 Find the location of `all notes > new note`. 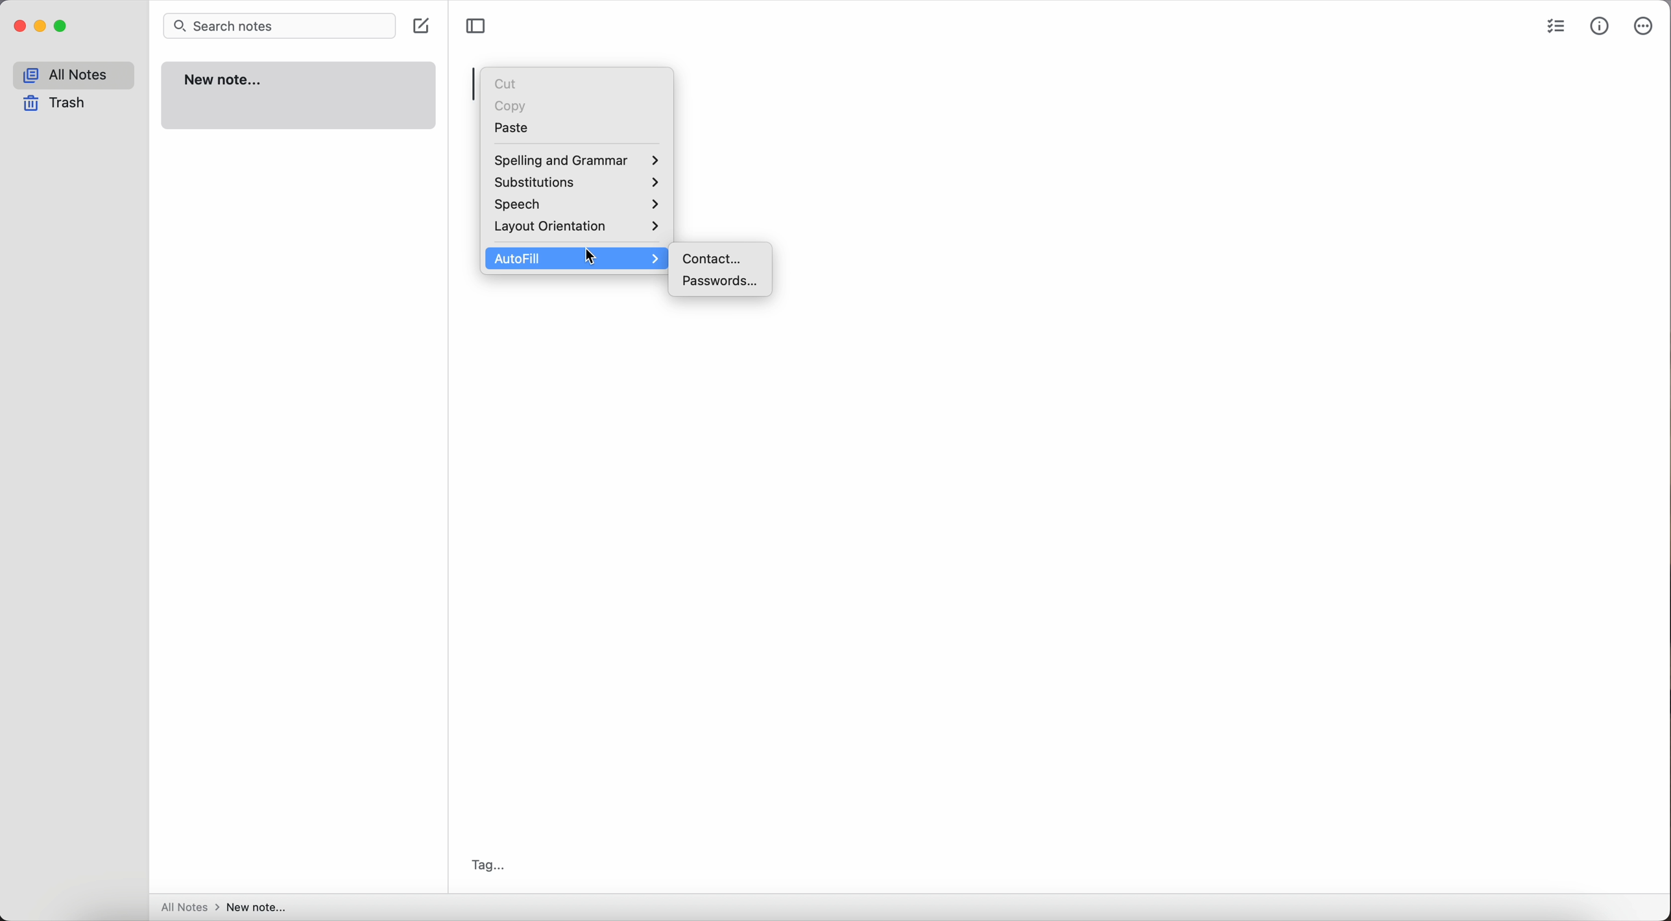

all notes > new note is located at coordinates (224, 908).